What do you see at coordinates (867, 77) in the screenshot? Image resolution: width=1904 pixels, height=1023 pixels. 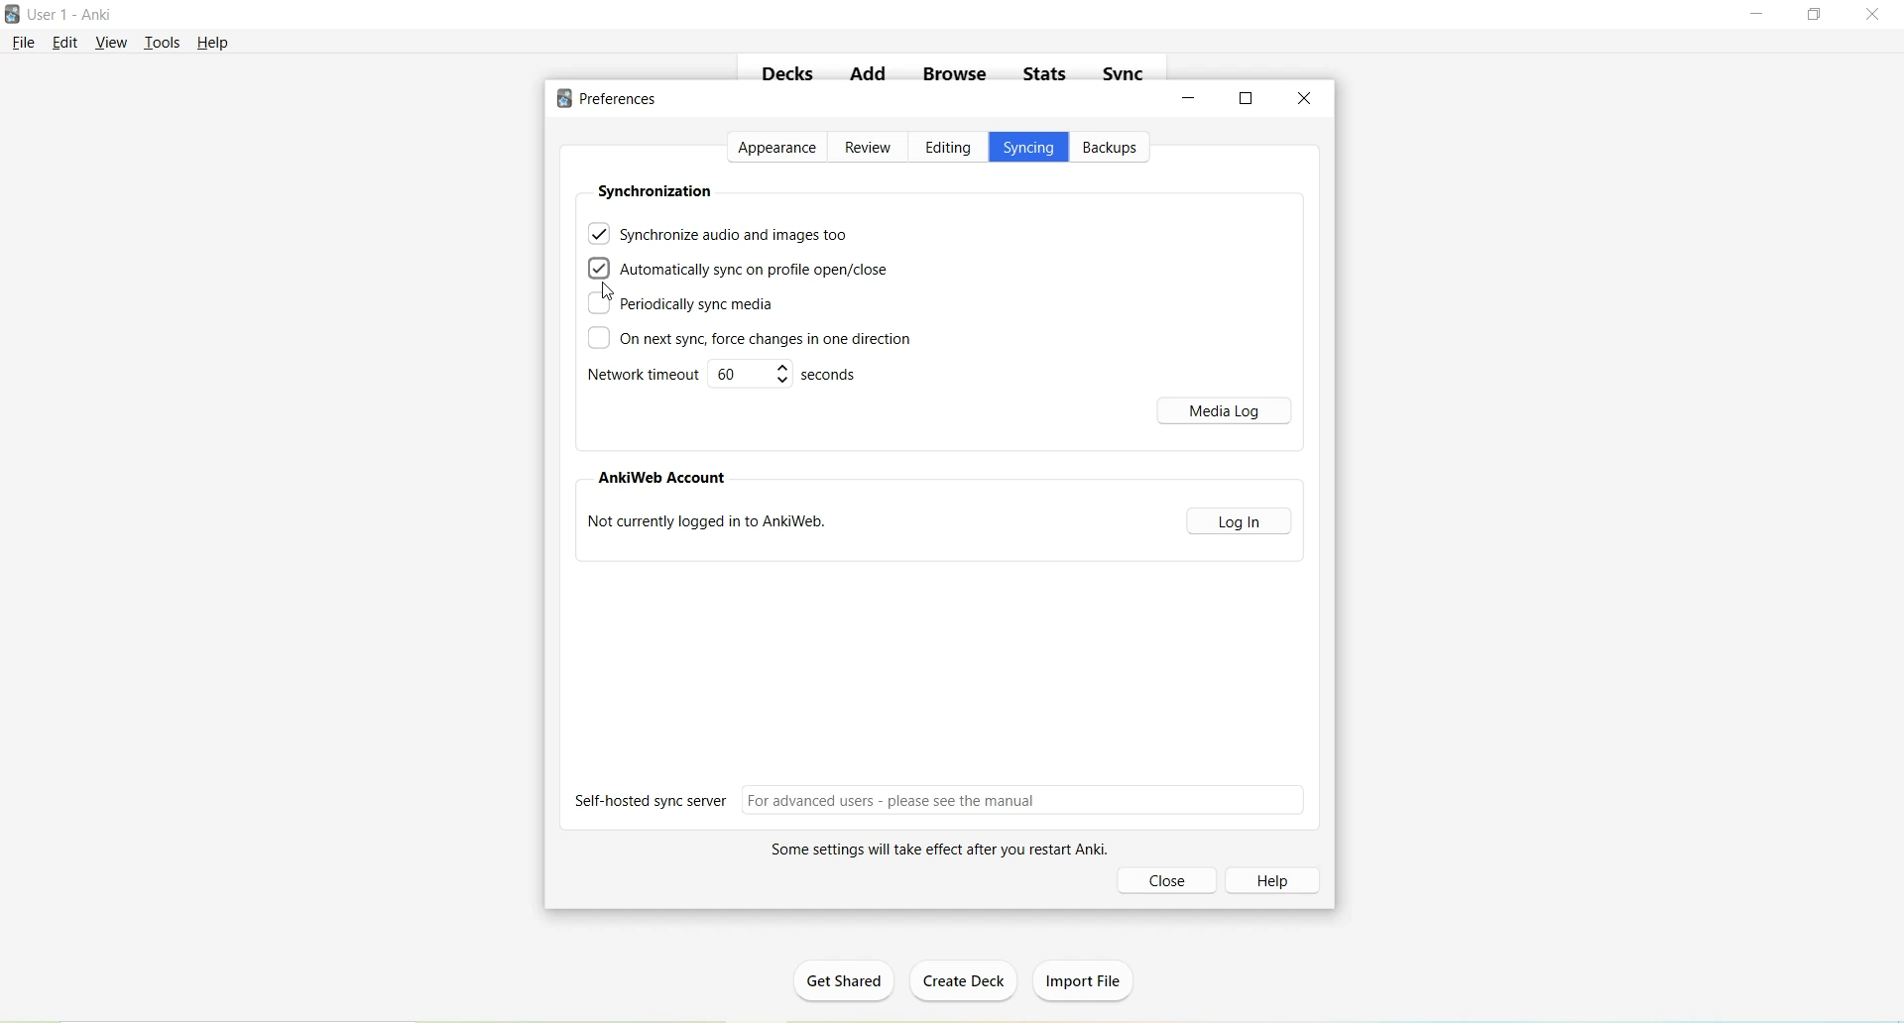 I see `Add` at bounding box center [867, 77].